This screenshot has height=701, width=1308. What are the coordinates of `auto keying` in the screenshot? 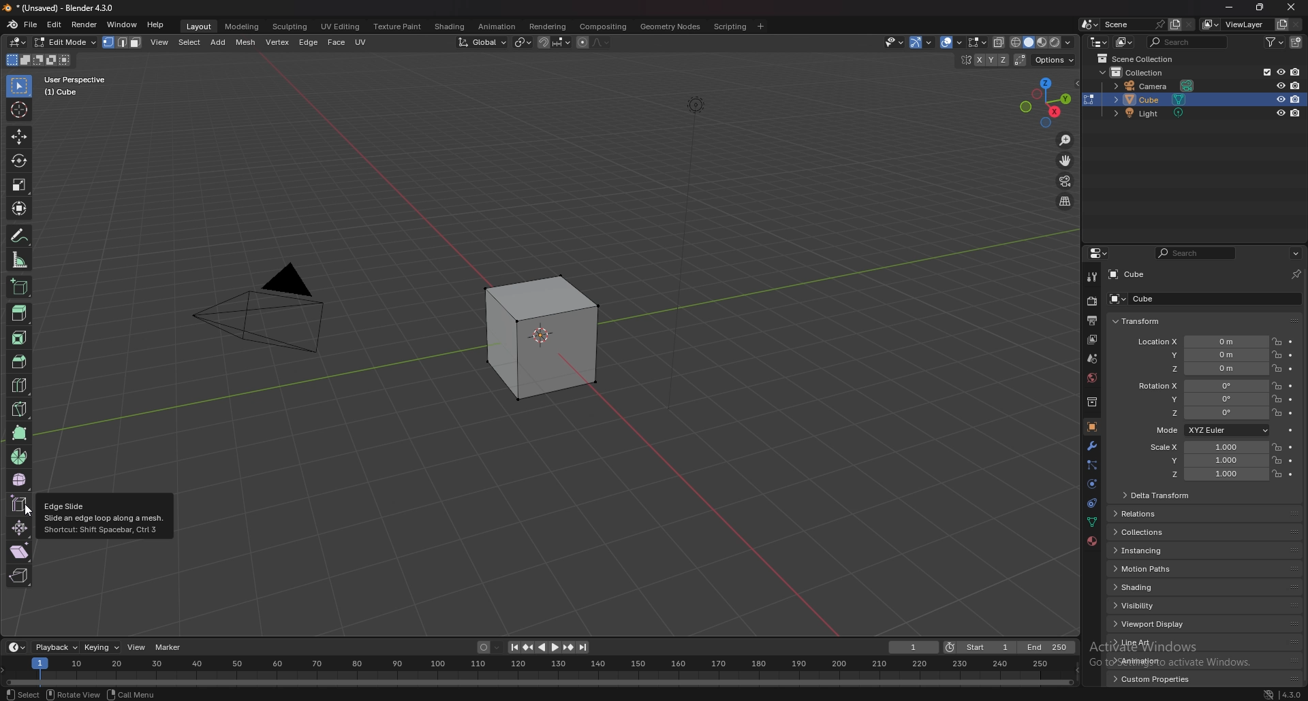 It's located at (488, 647).